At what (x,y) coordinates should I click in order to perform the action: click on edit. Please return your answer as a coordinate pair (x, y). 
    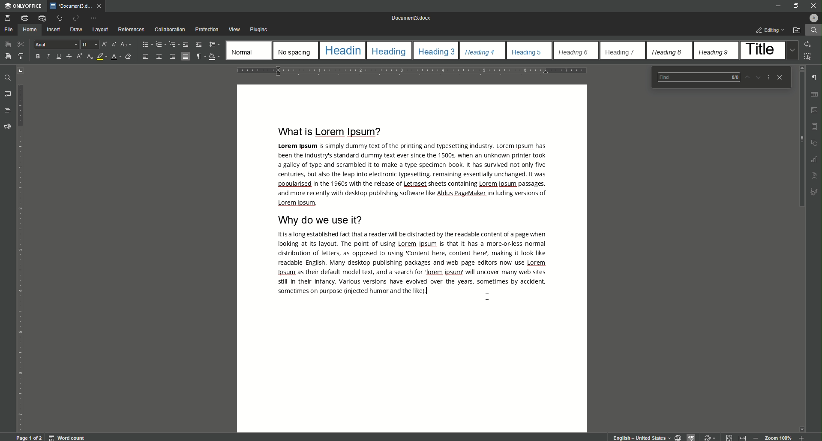
    Looking at the image, I should click on (709, 437).